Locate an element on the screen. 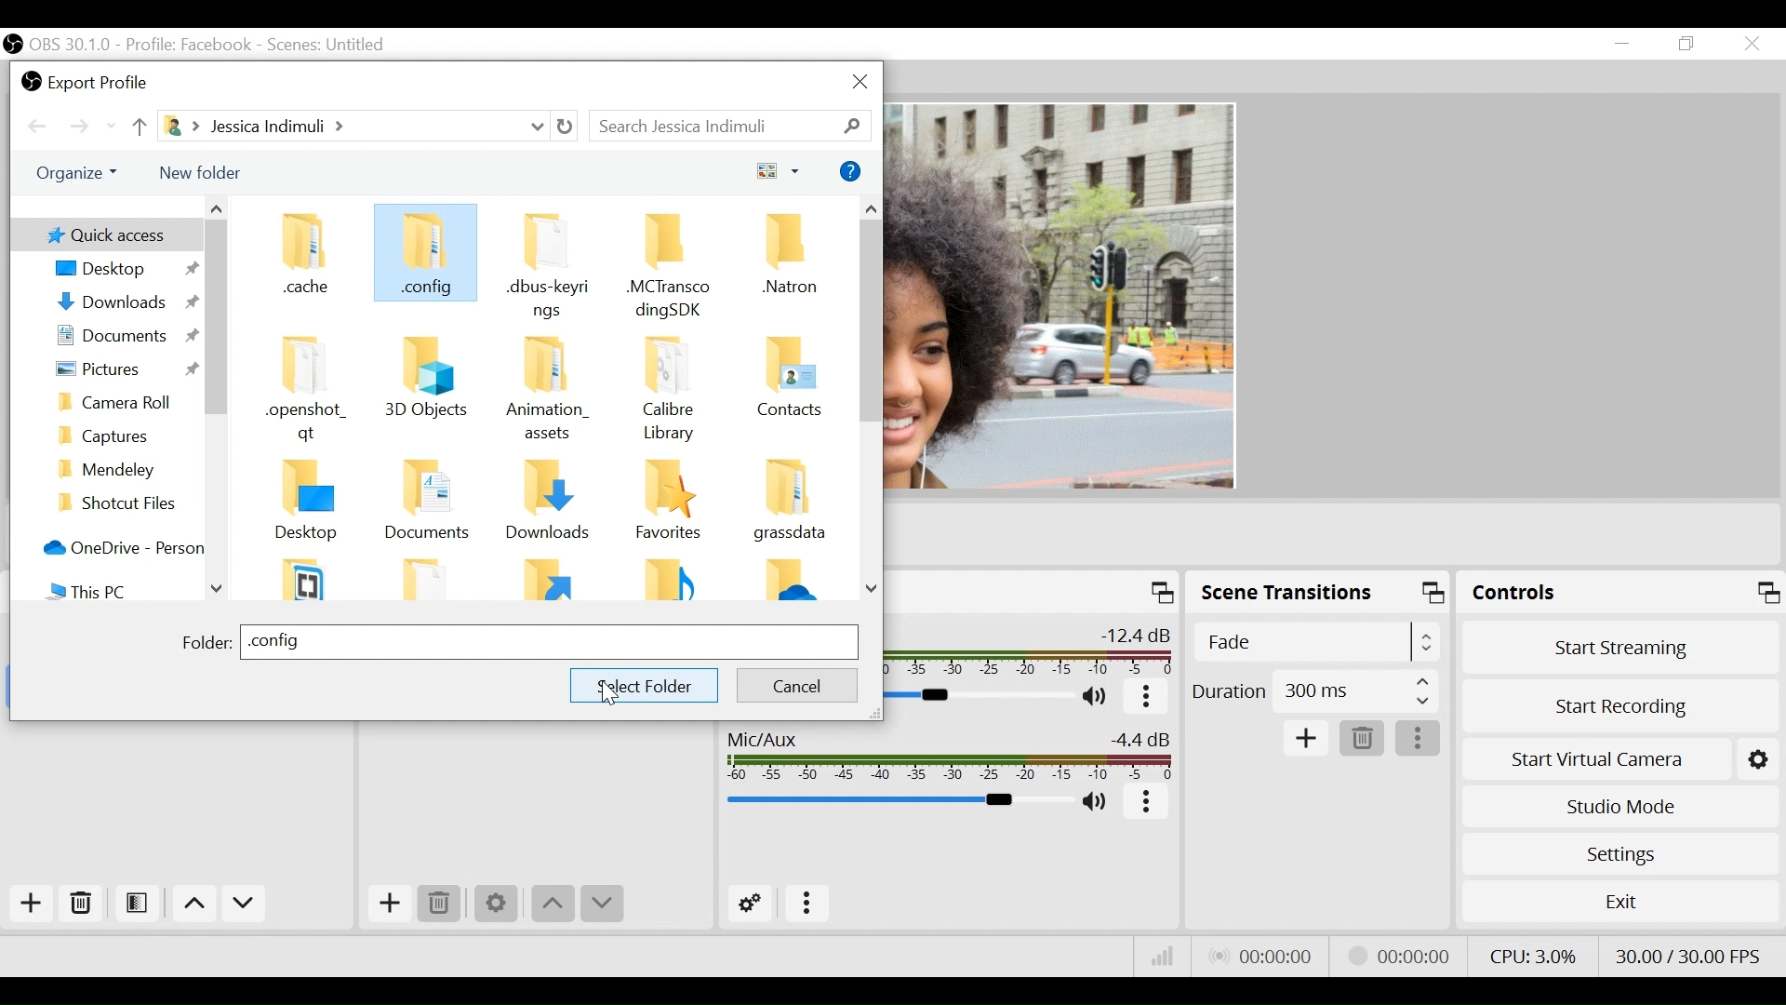 The height and width of the screenshot is (1005, 1786). File Path is located at coordinates (353, 127).